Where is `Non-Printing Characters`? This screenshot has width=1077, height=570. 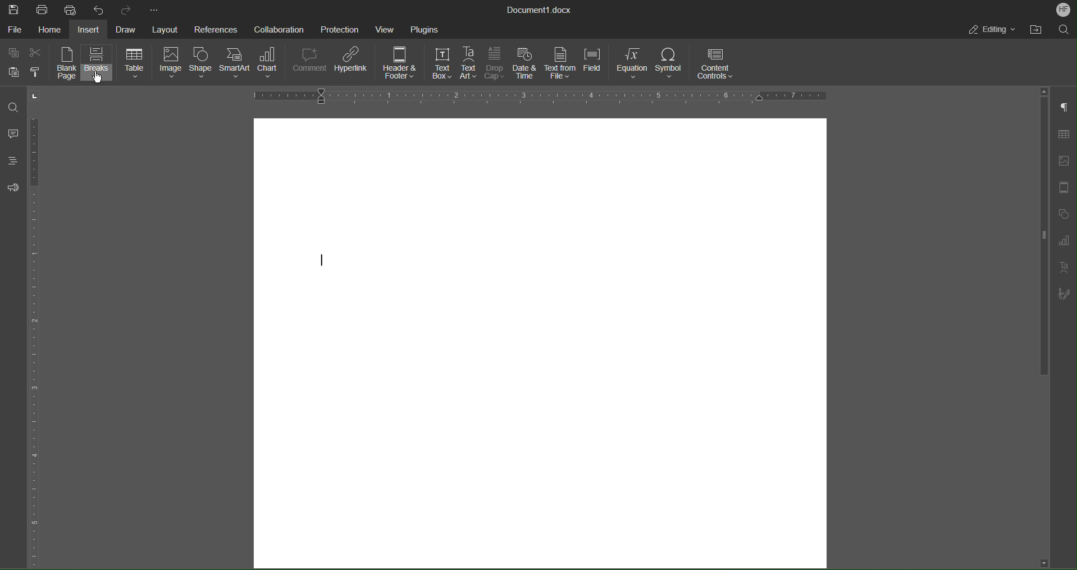
Non-Printing Characters is located at coordinates (1063, 108).